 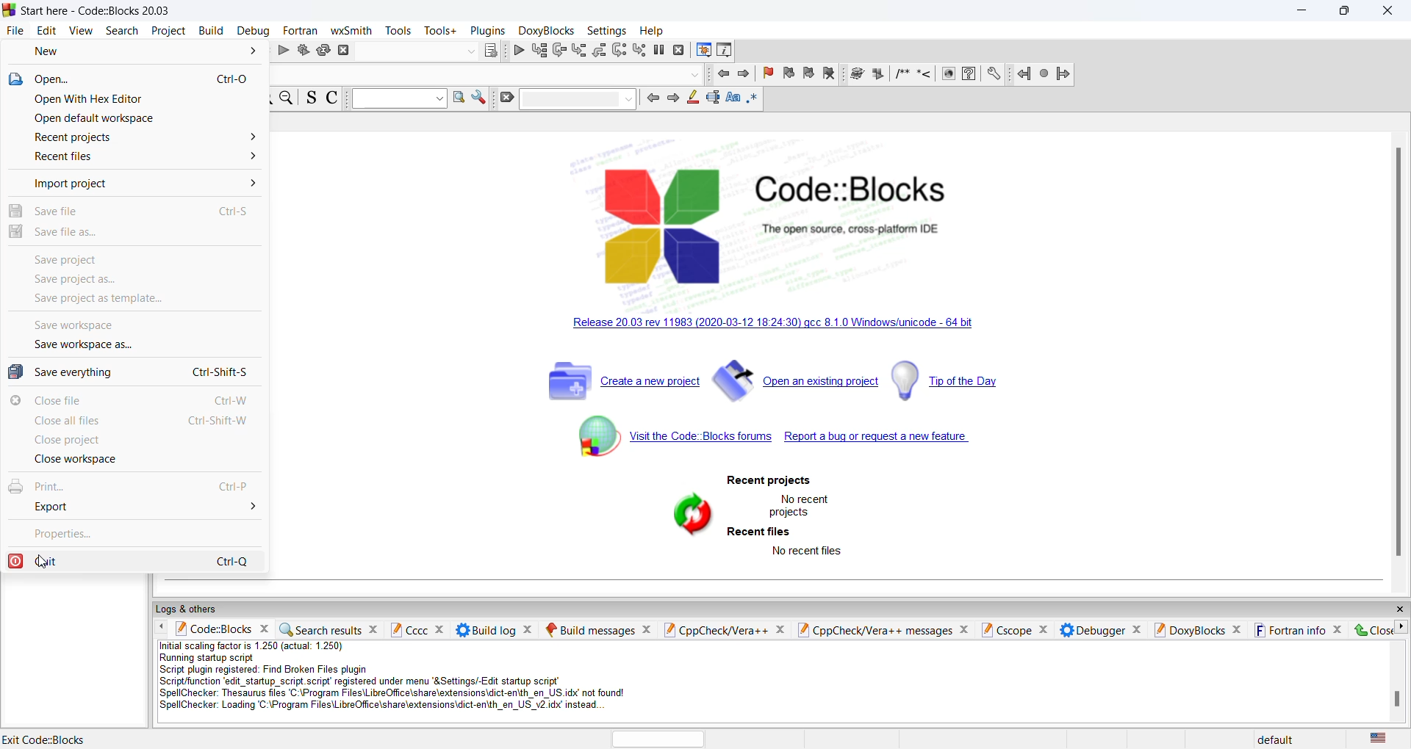 What do you see at coordinates (288, 99) in the screenshot?
I see `zoom out` at bounding box center [288, 99].